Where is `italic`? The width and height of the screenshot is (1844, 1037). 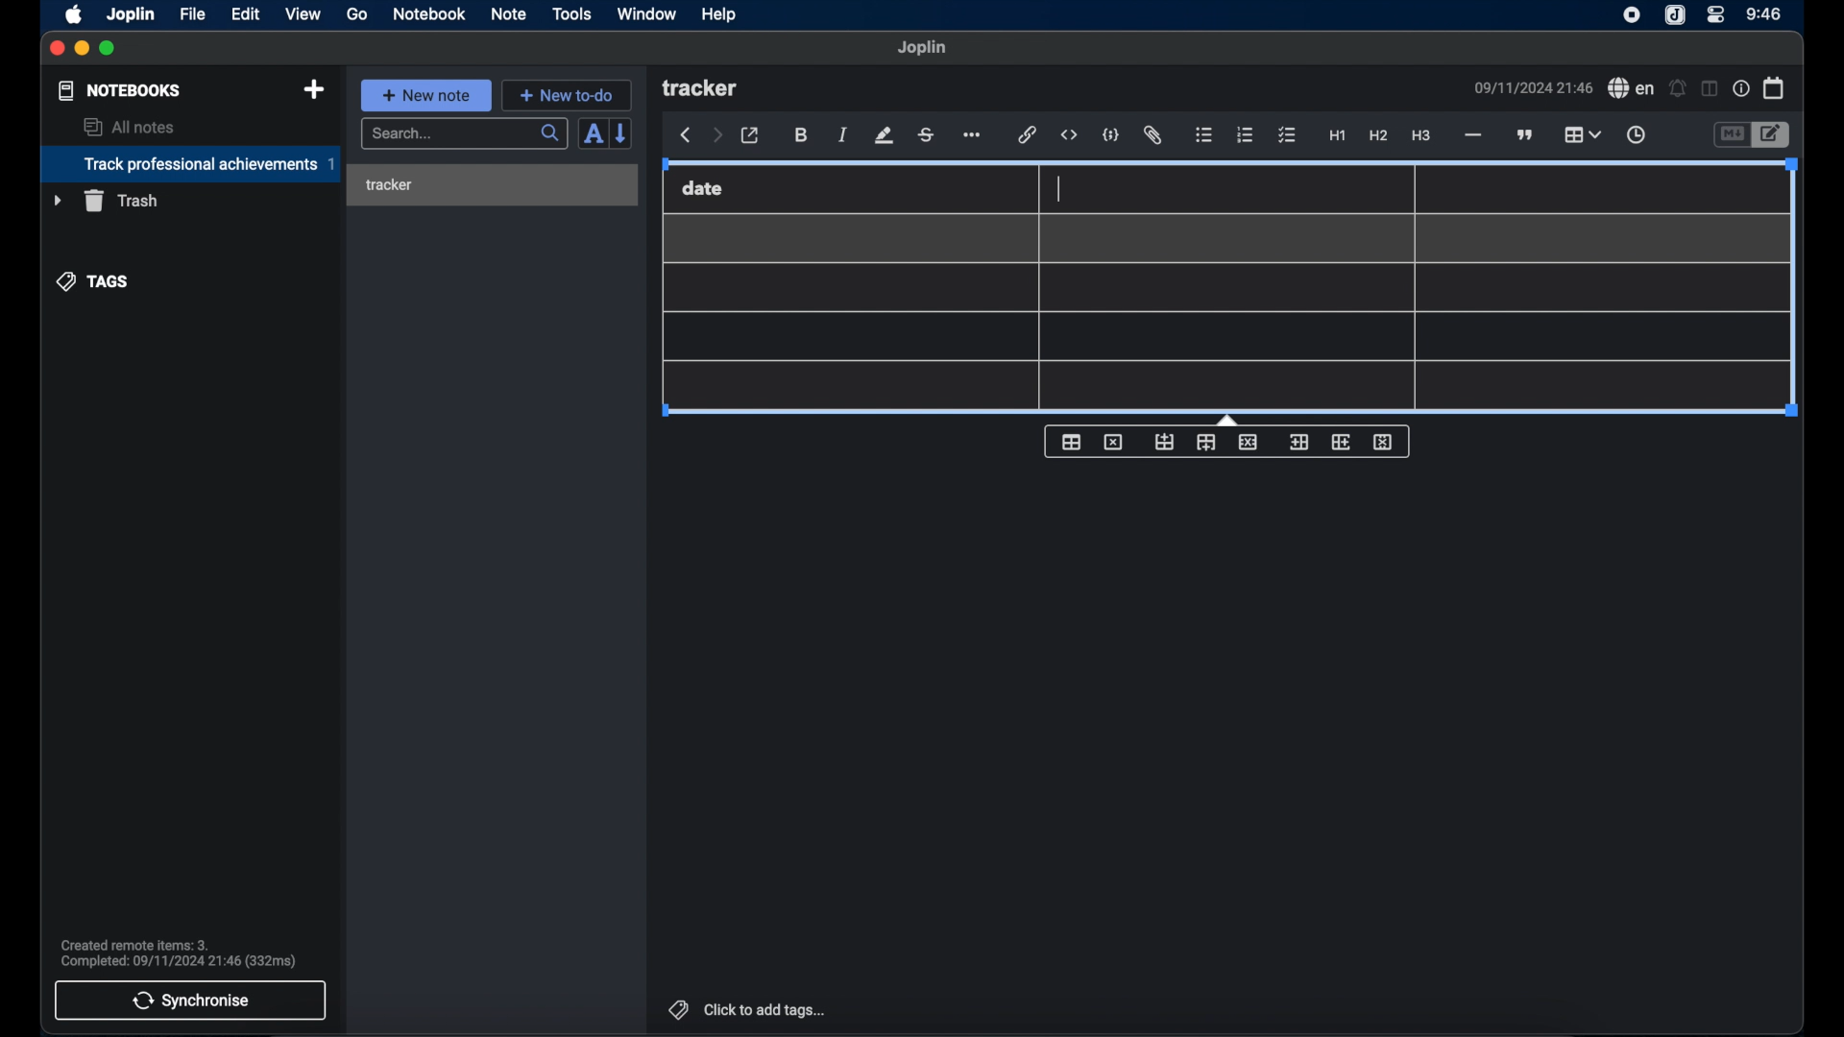 italic is located at coordinates (843, 136).